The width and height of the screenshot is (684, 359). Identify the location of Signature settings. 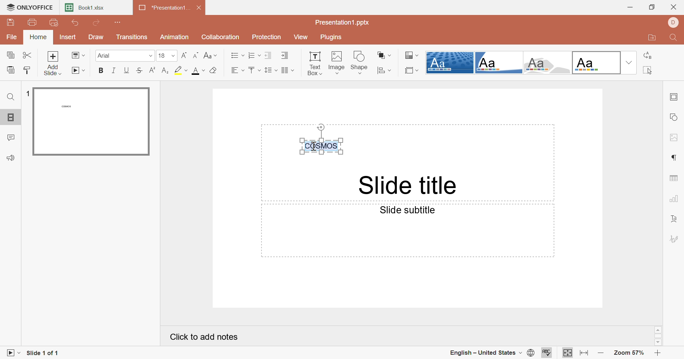
(675, 240).